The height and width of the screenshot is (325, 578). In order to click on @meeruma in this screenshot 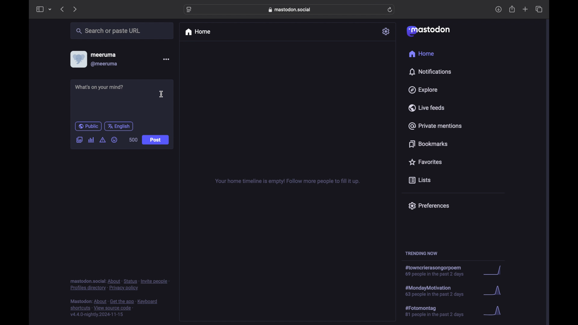, I will do `click(104, 64)`.